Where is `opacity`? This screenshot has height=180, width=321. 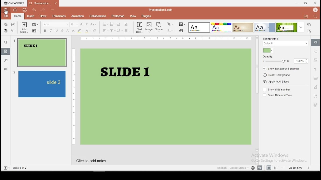
opacity is located at coordinates (268, 57).